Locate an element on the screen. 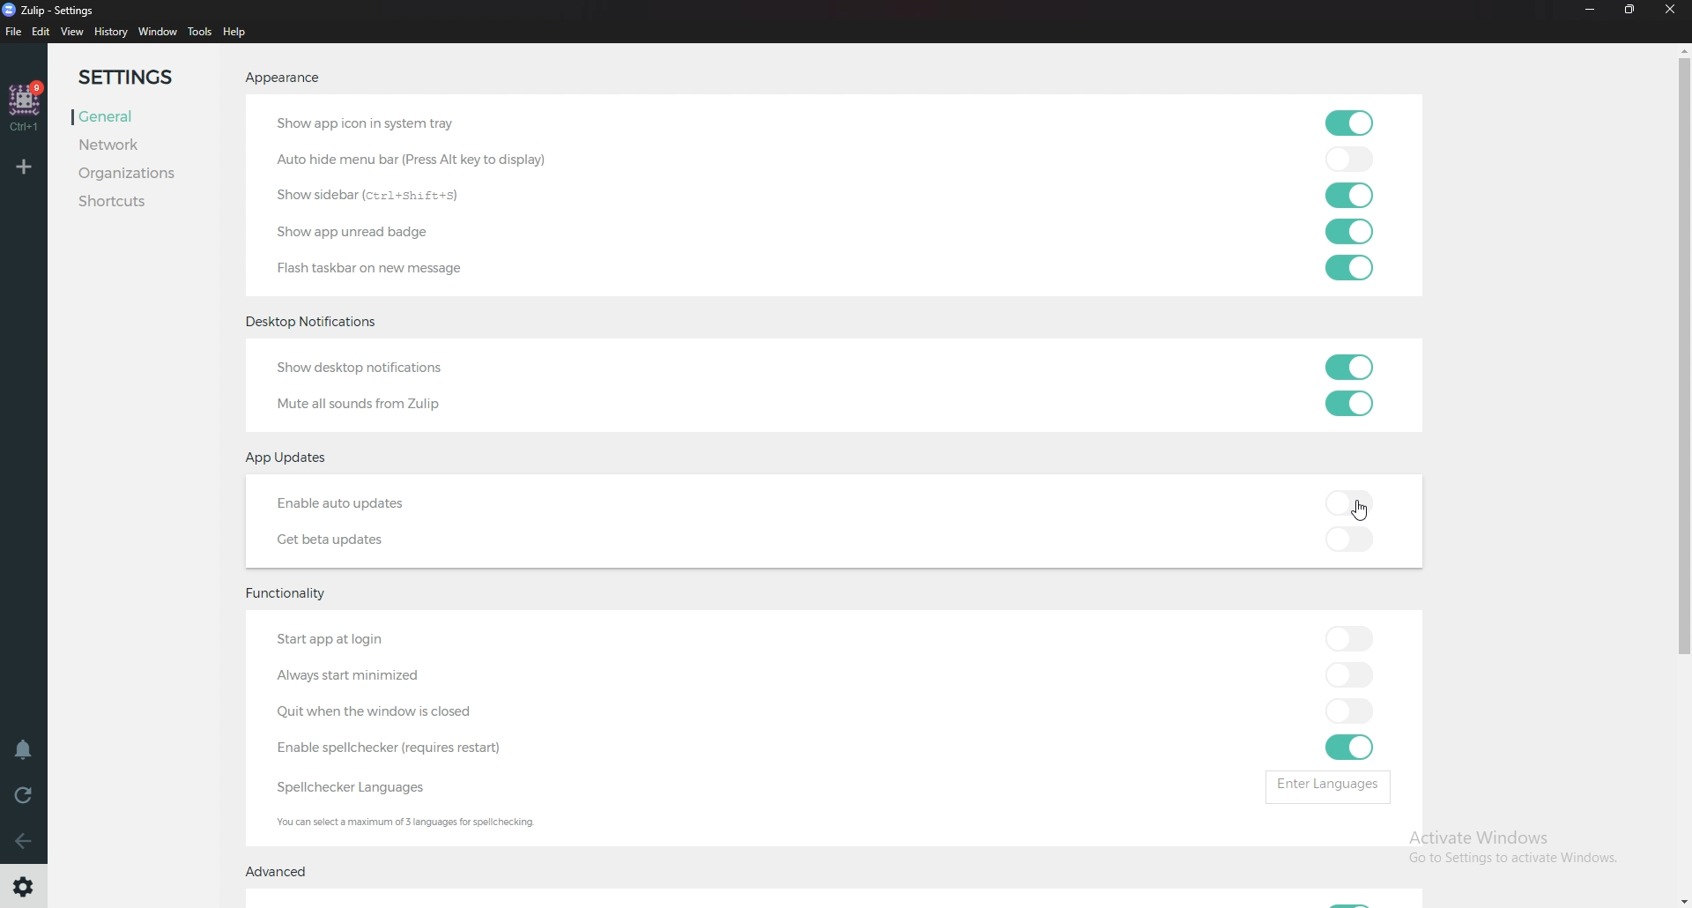 The width and height of the screenshot is (1692, 908). Enter languages is located at coordinates (1325, 786).